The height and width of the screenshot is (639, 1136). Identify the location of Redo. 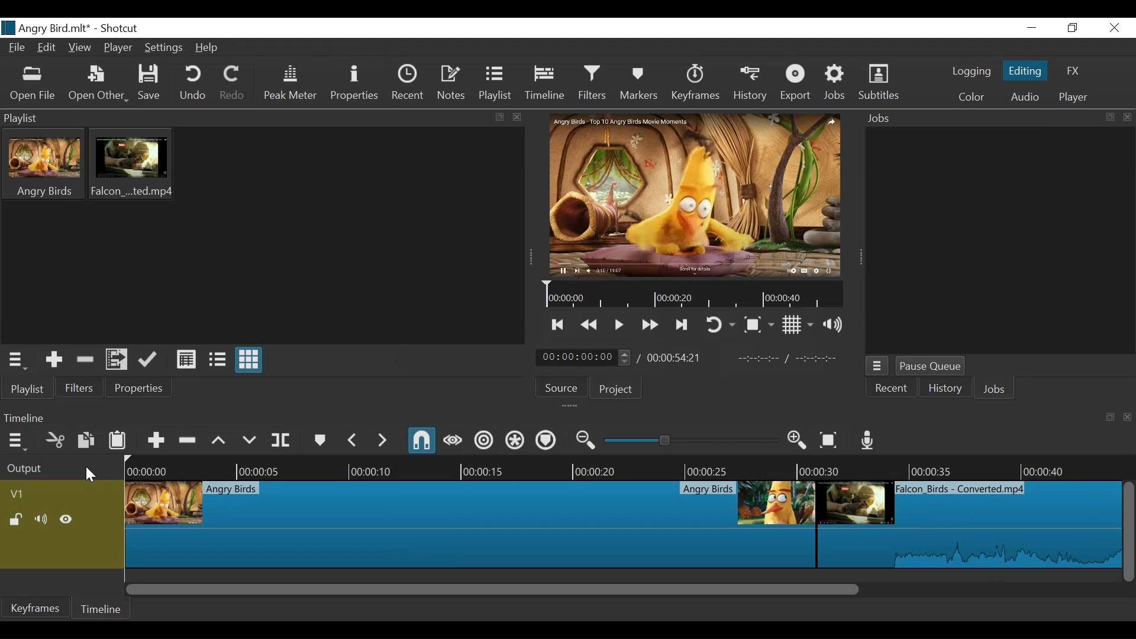
(233, 83).